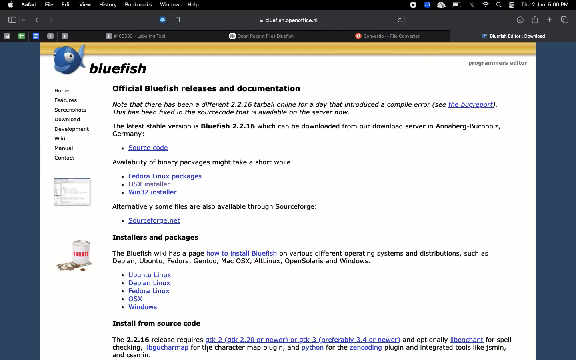  I want to click on share, so click(533, 19).